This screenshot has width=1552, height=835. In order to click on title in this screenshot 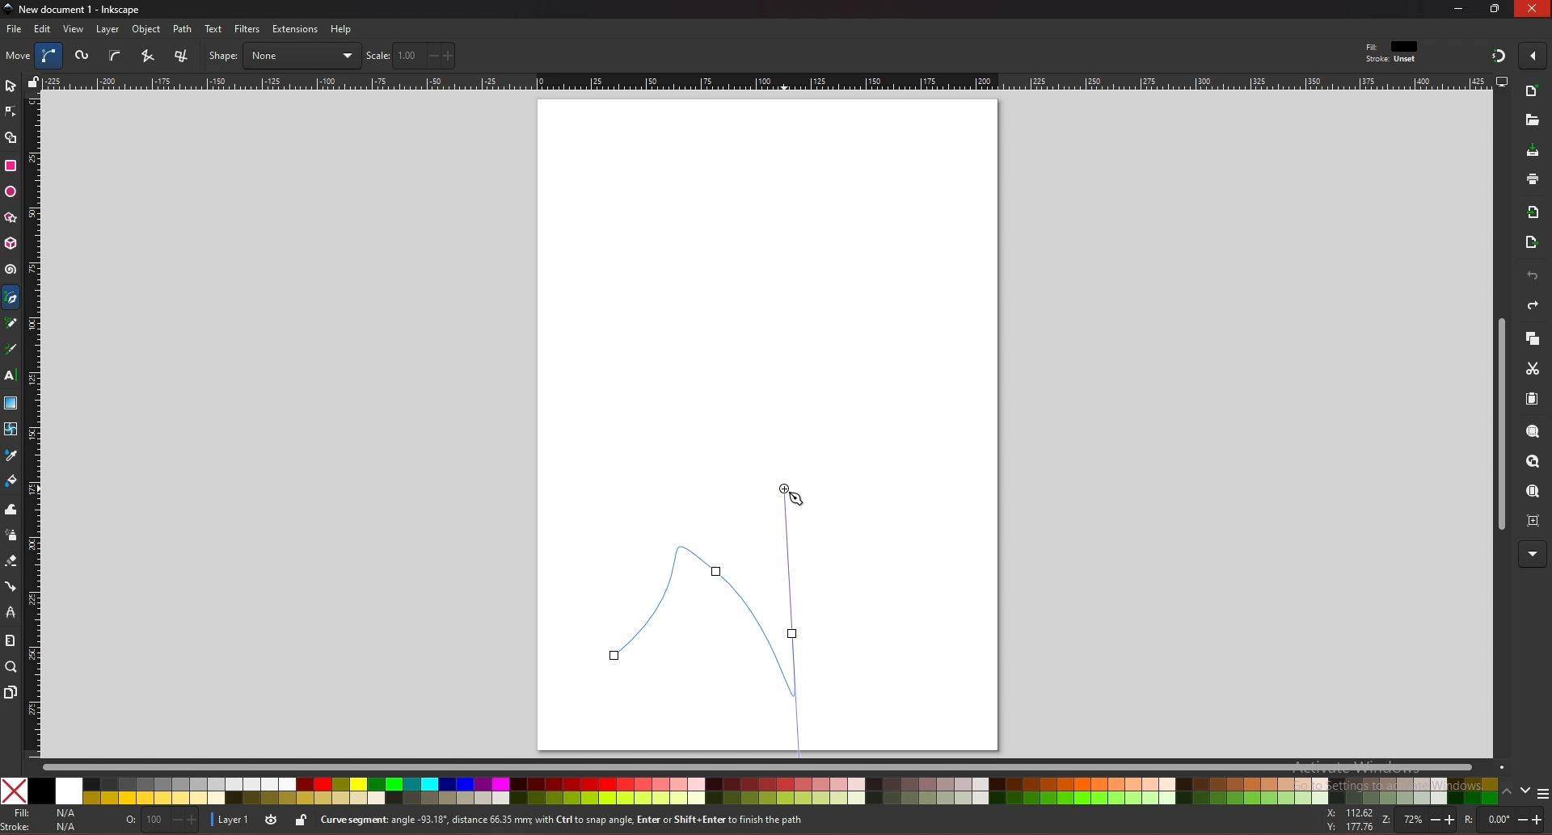, I will do `click(74, 8)`.